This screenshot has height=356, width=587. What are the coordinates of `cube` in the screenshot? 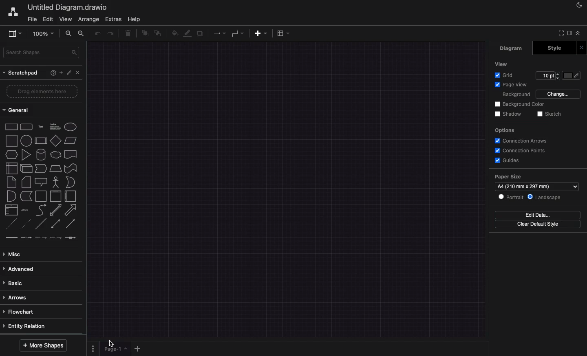 It's located at (26, 169).